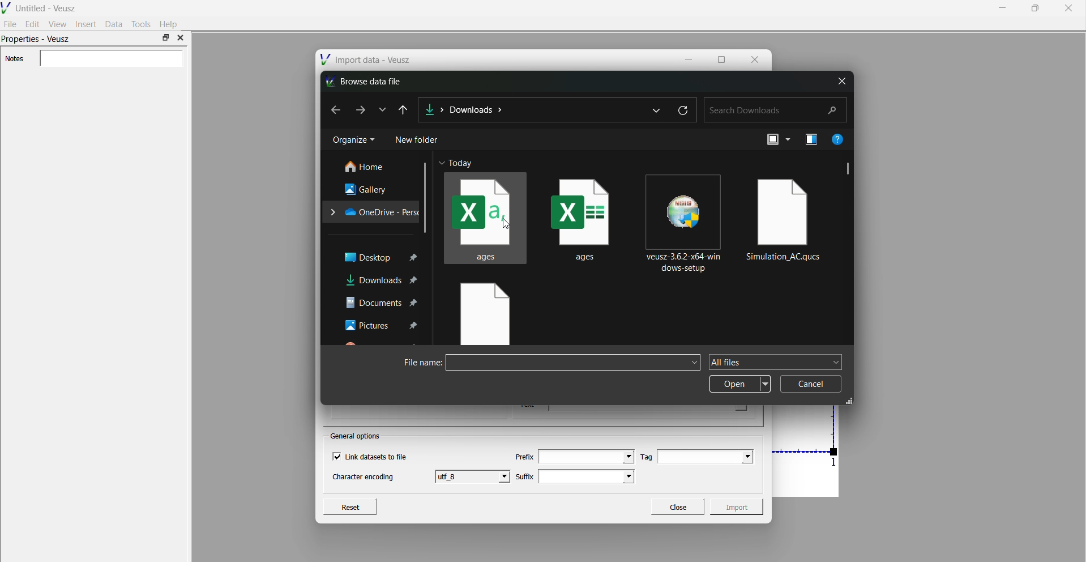 The height and width of the screenshot is (562, 1086). Describe the element at coordinates (380, 257) in the screenshot. I see `Desktop` at that location.